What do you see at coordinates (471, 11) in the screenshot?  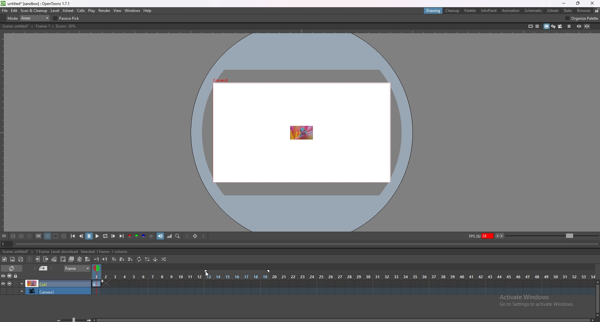 I see `palette` at bounding box center [471, 11].